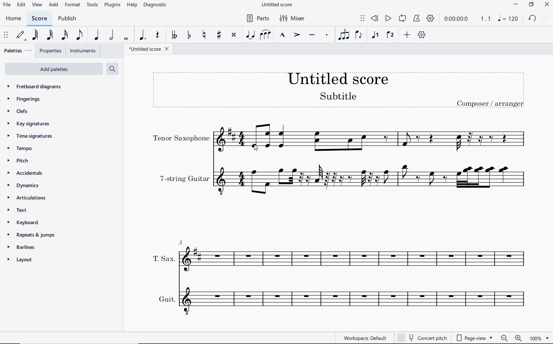 Image resolution: width=553 pixels, height=344 pixels. I want to click on cursor, so click(255, 148).